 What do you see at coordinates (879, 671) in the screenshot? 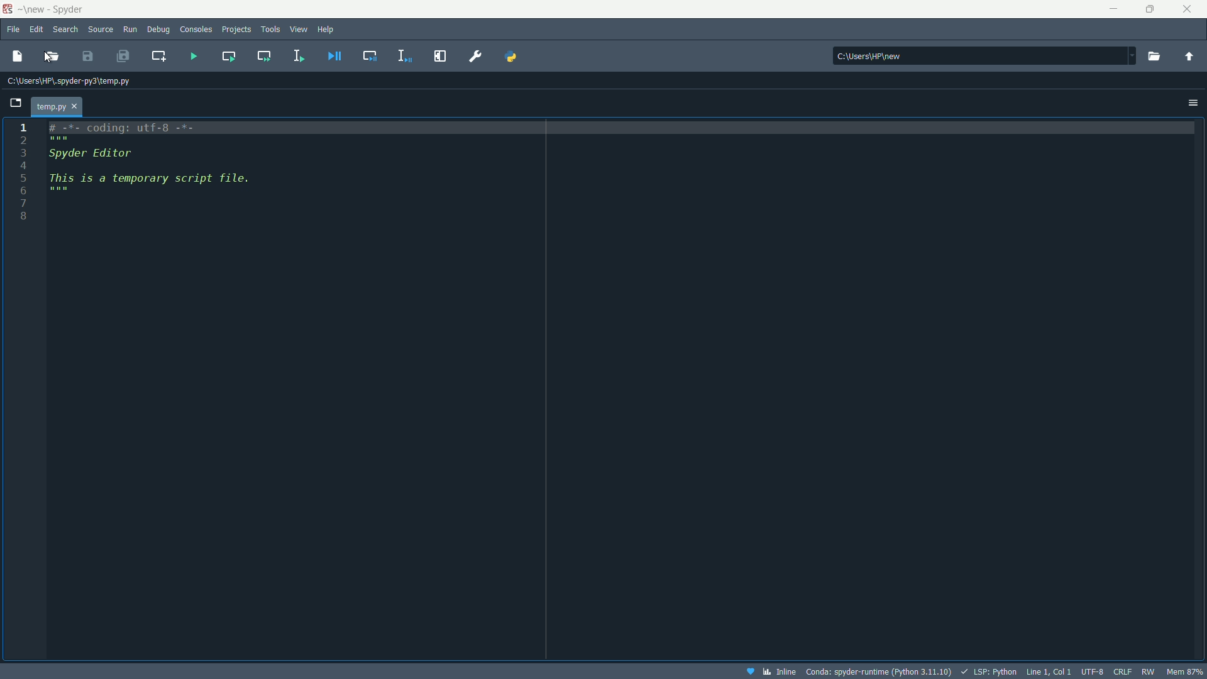
I see `interpreter` at bounding box center [879, 671].